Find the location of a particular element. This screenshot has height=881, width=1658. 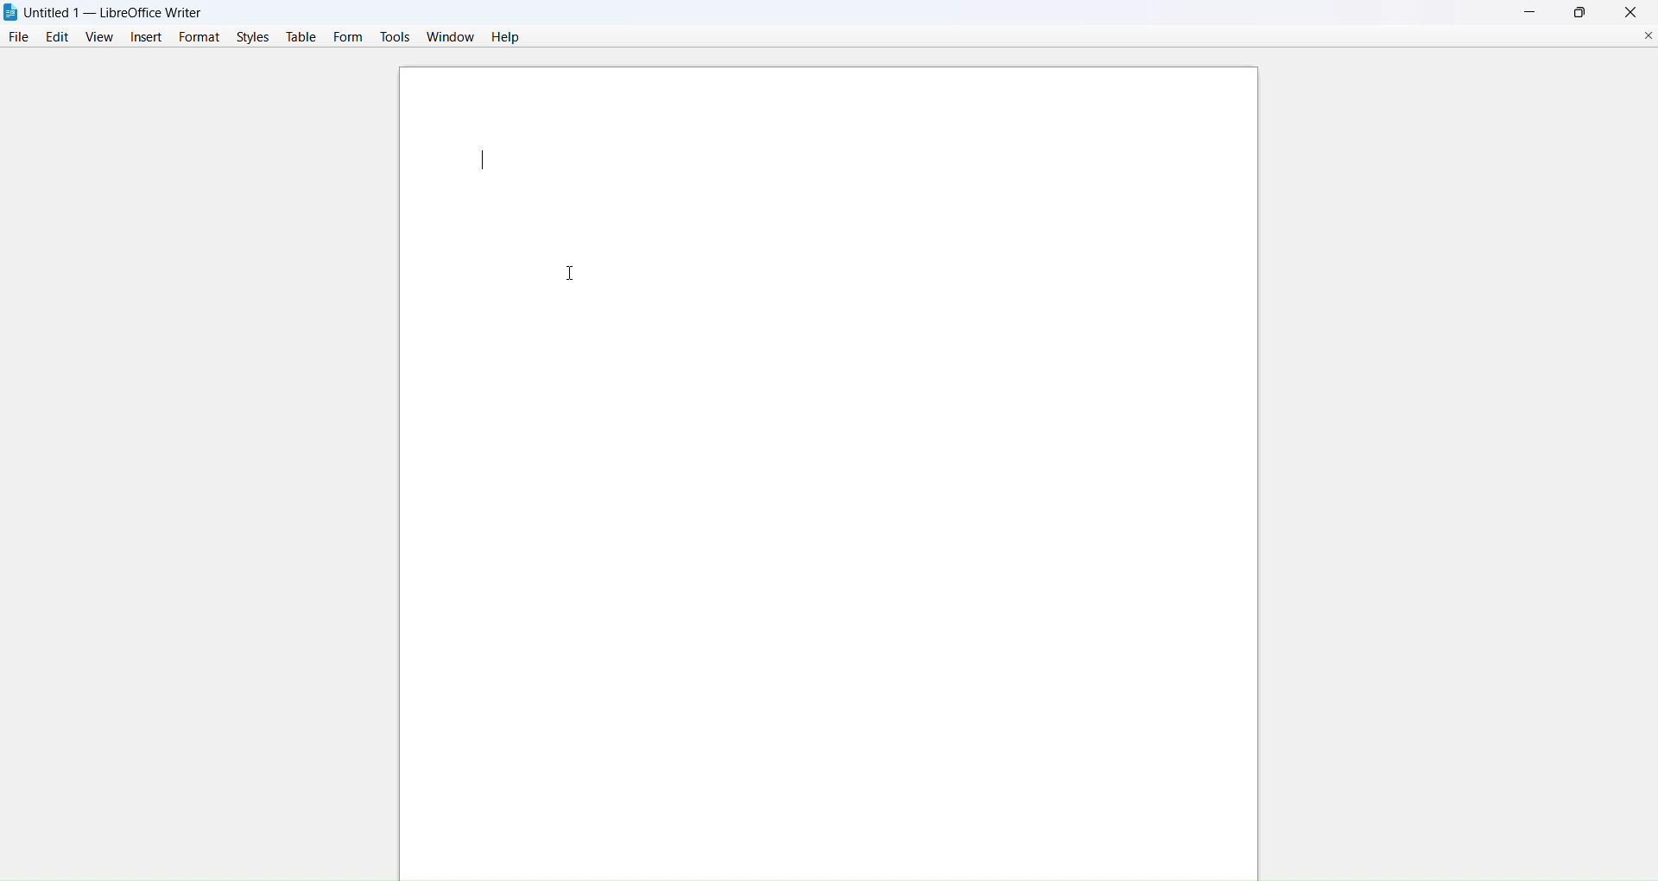

text cursor is located at coordinates (481, 158).